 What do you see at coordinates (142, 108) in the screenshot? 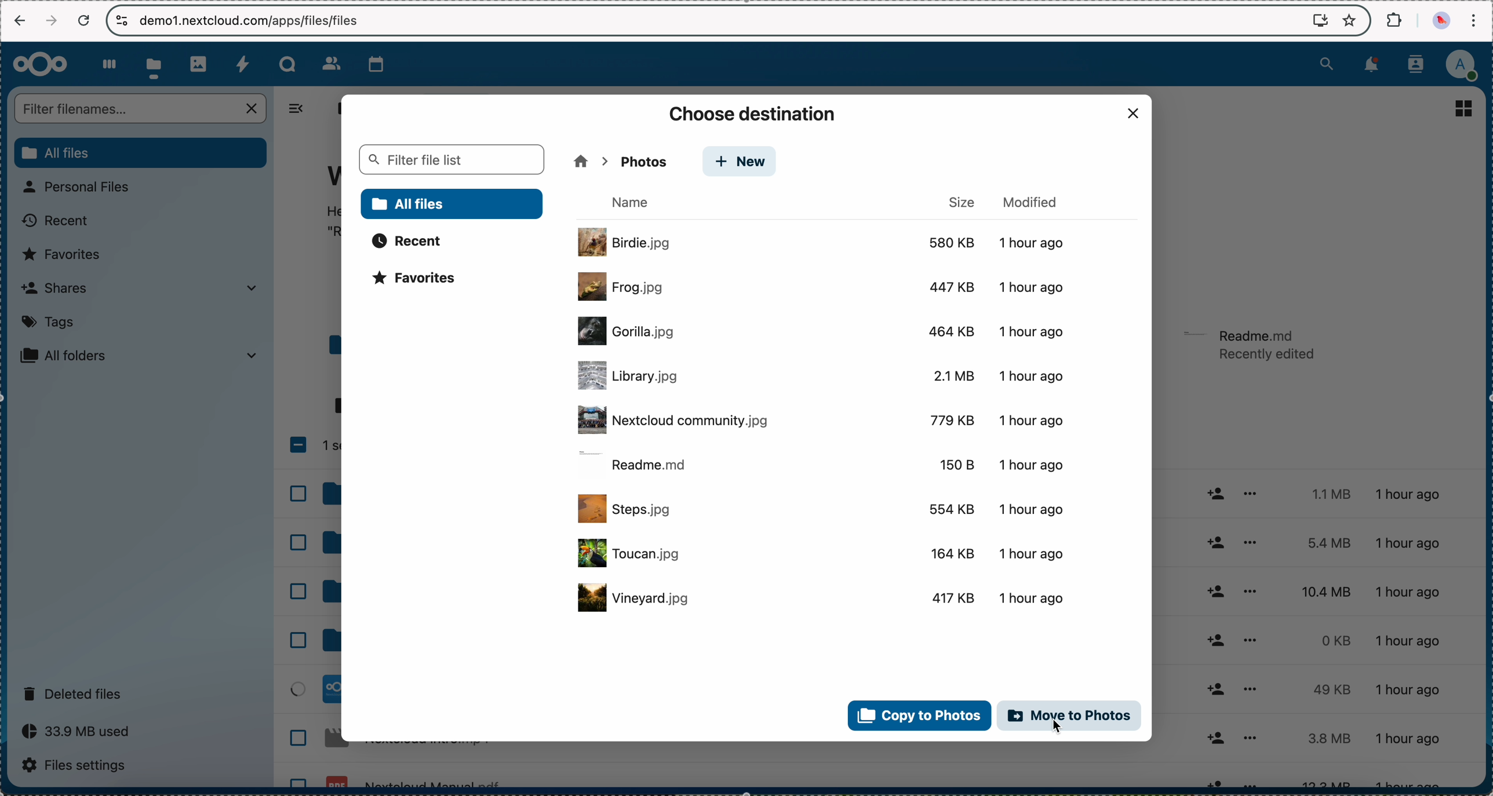
I see `search bar` at bounding box center [142, 108].